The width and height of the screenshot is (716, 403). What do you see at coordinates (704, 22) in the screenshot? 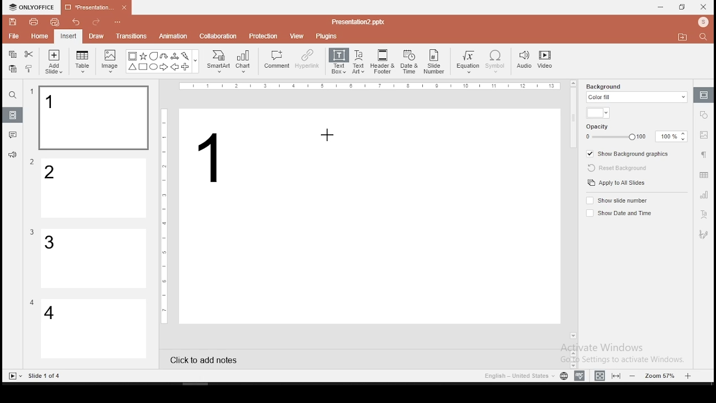
I see `Profile` at bounding box center [704, 22].